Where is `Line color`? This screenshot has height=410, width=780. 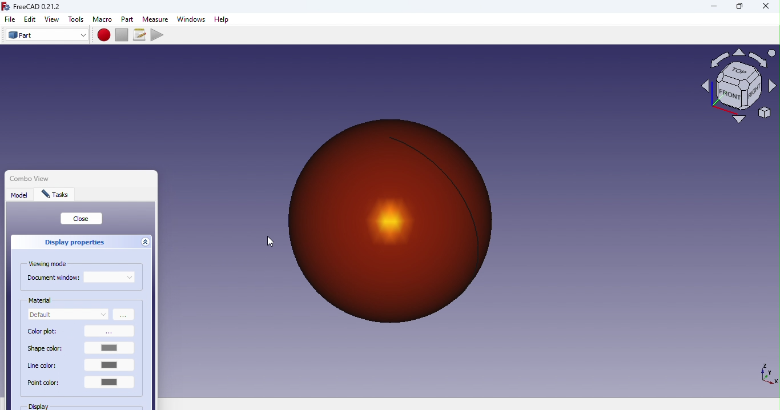 Line color is located at coordinates (82, 366).